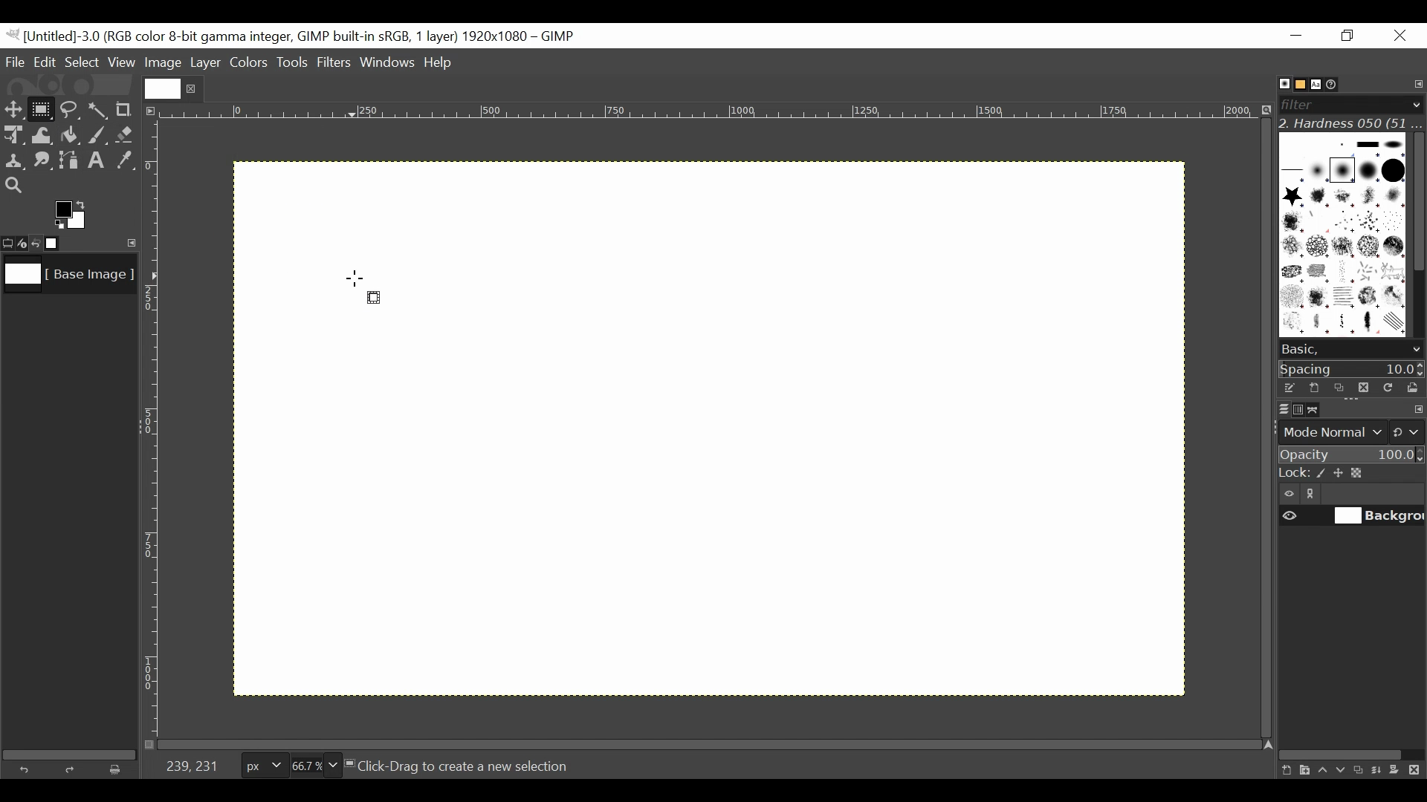 The image size is (1427, 802). Describe the element at coordinates (296, 36) in the screenshot. I see `Gimp File Name` at that location.